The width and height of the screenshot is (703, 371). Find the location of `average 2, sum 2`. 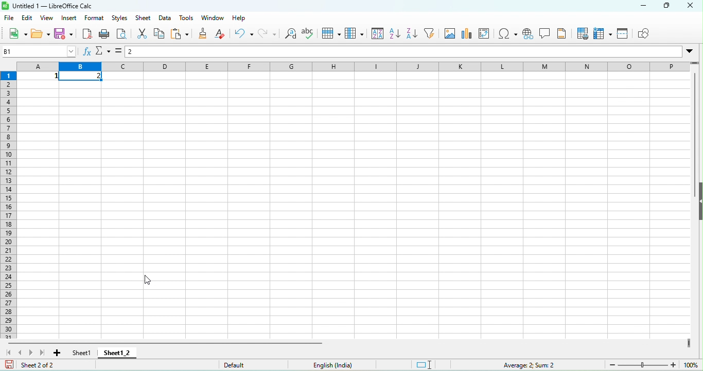

average 2, sum 2 is located at coordinates (535, 365).